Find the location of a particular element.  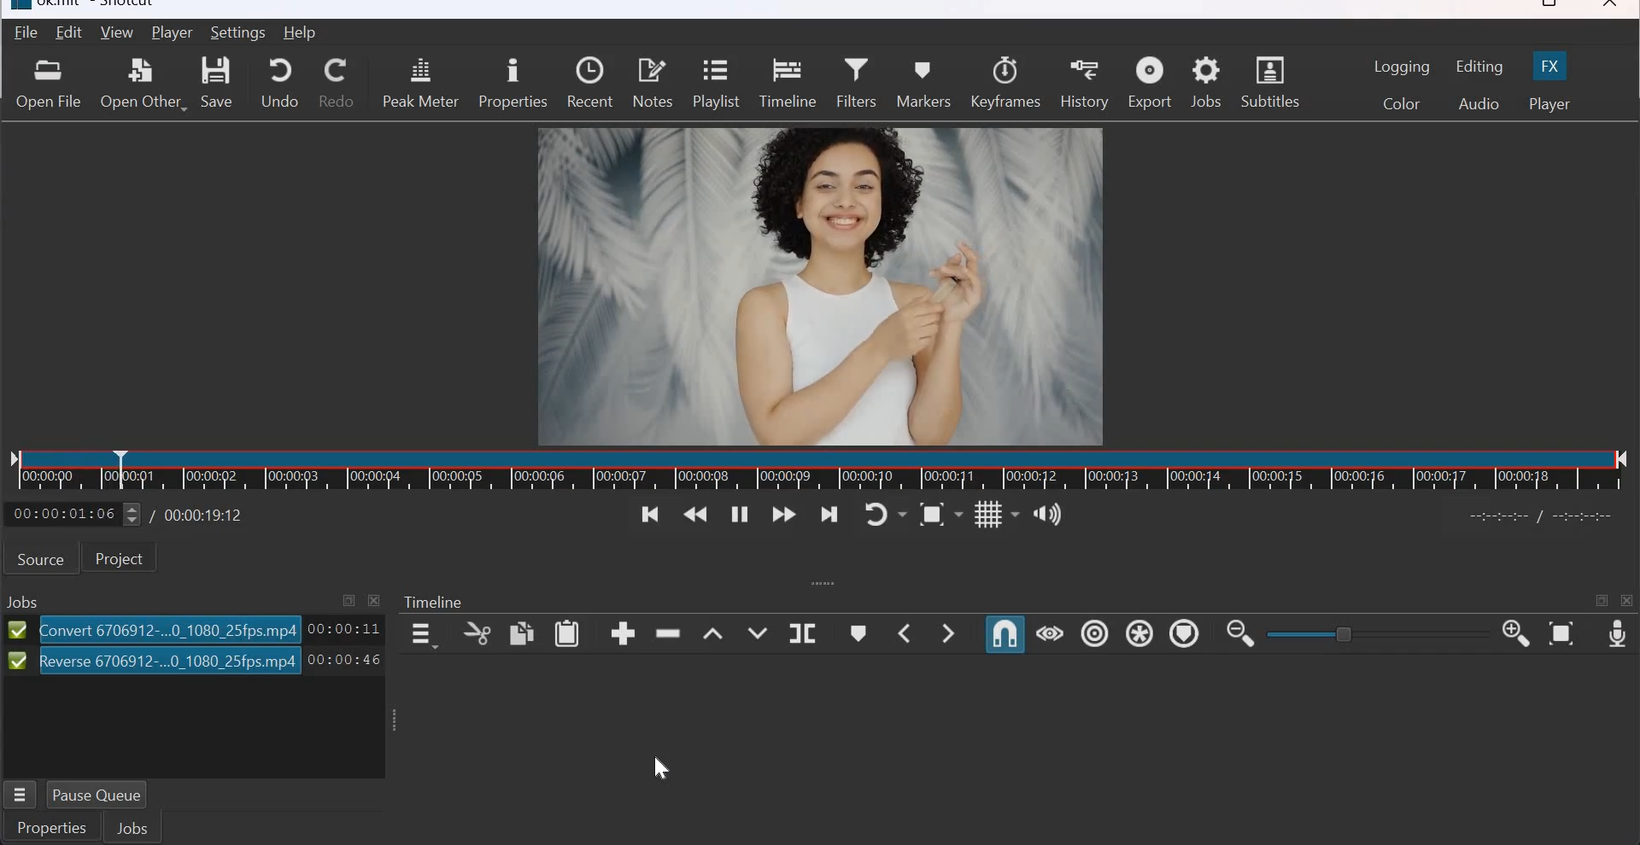

cursor is located at coordinates (665, 767).